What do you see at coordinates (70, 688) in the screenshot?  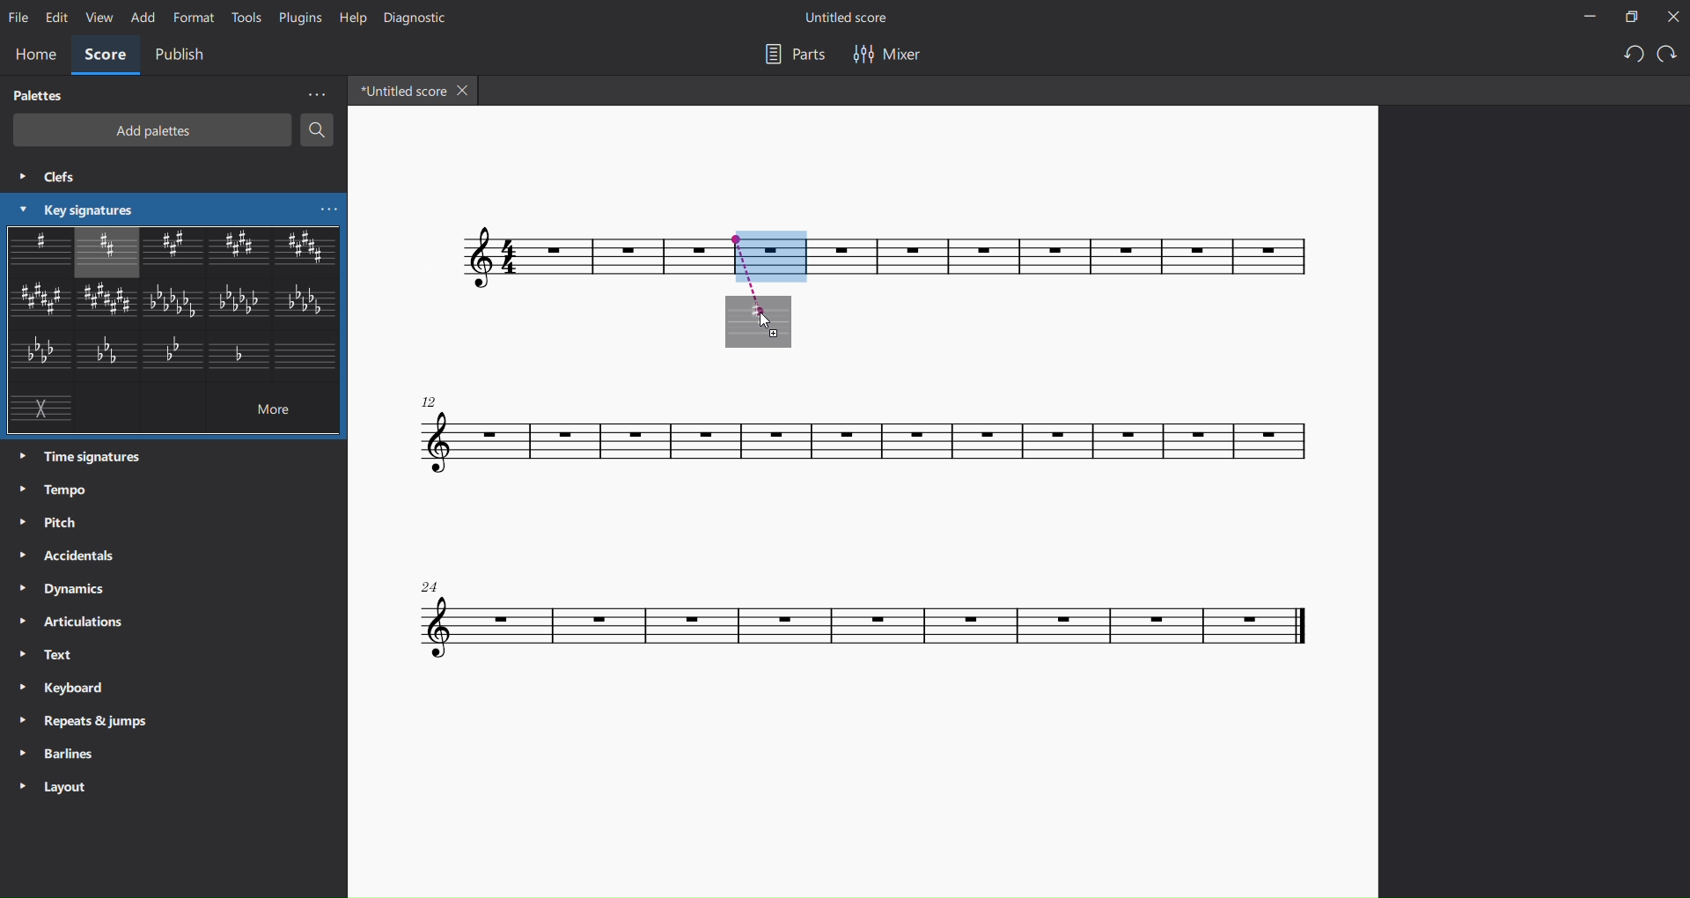 I see `keyboard` at bounding box center [70, 688].